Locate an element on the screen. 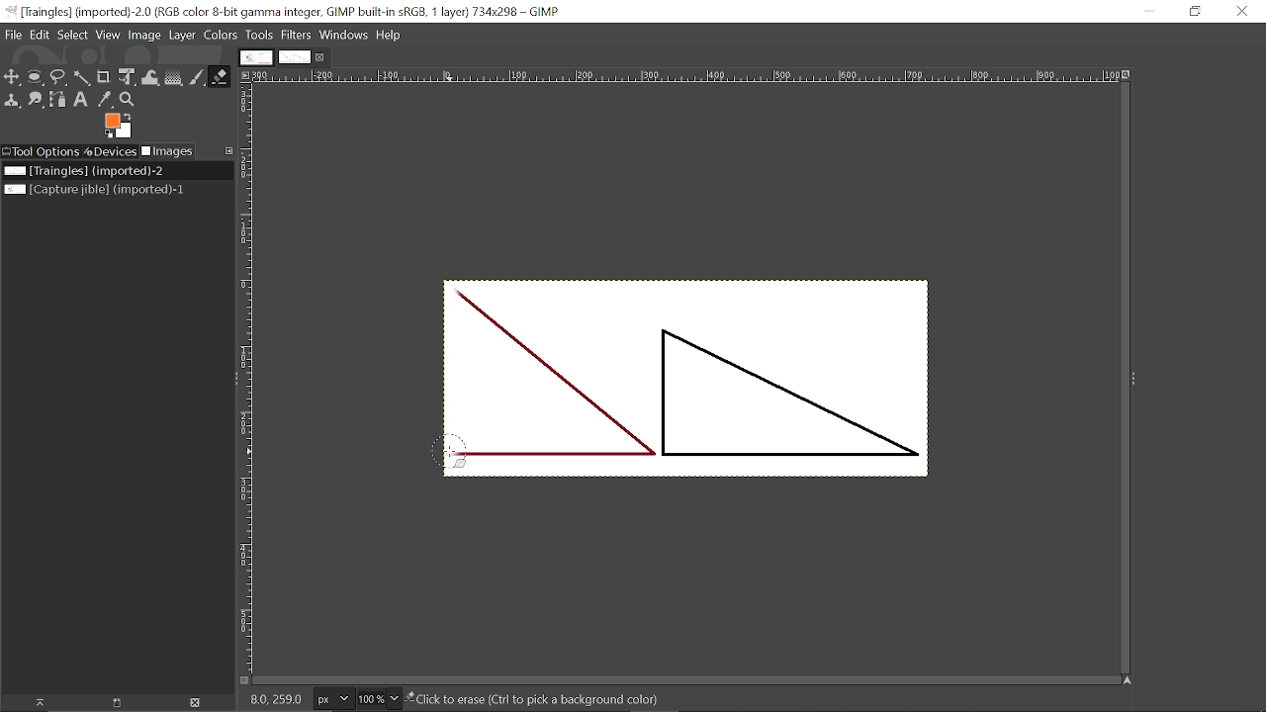 This screenshot has height=712, width=1266. Move tool is located at coordinates (13, 77).